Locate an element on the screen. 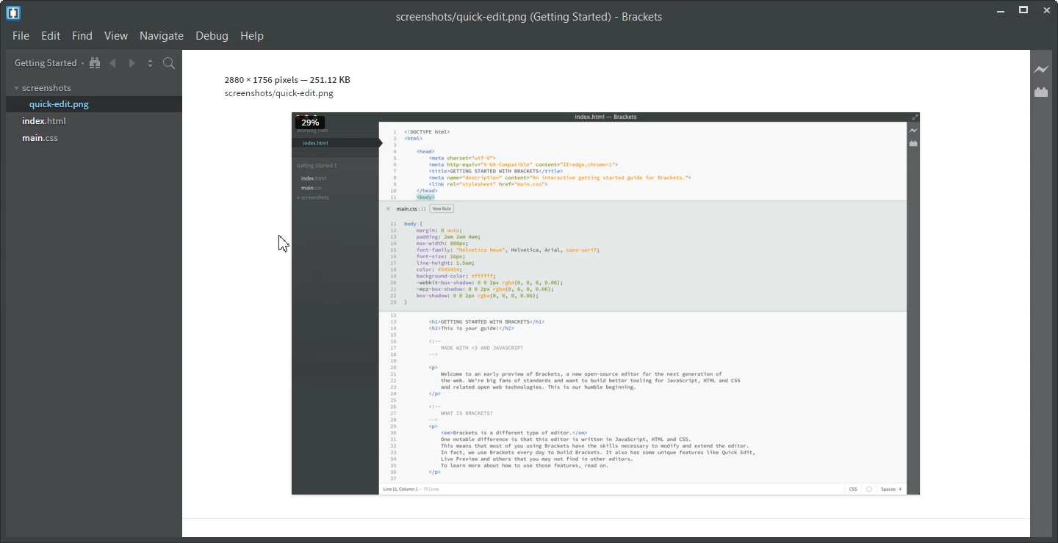 Image resolution: width=1058 pixels, height=543 pixels. Navigate is located at coordinates (162, 36).